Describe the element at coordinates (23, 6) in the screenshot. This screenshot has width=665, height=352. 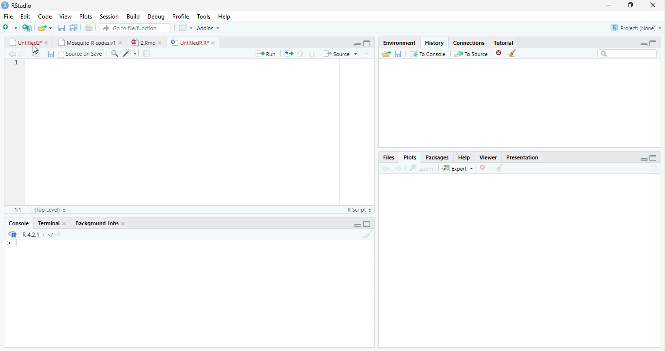
I see `RStudio` at that location.